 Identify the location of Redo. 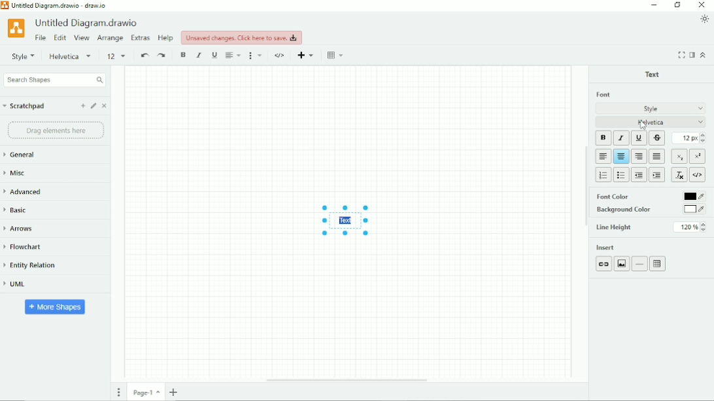
(163, 56).